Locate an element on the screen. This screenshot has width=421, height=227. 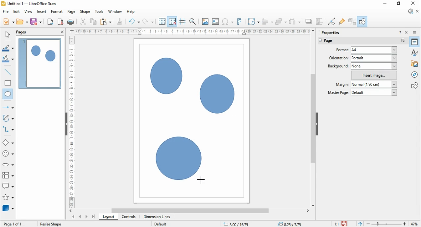
fir page to current window is located at coordinates (360, 224).